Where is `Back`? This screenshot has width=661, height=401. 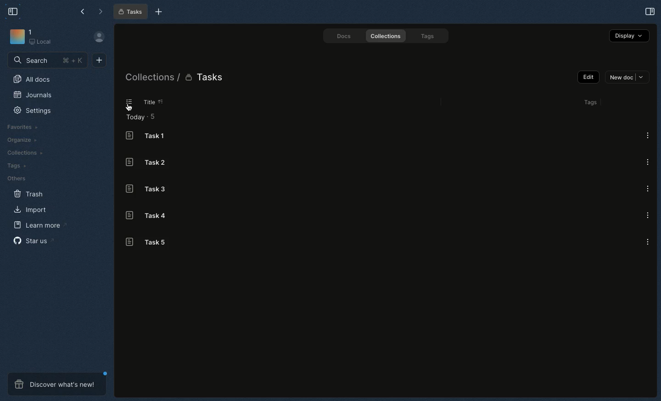
Back is located at coordinates (84, 11).